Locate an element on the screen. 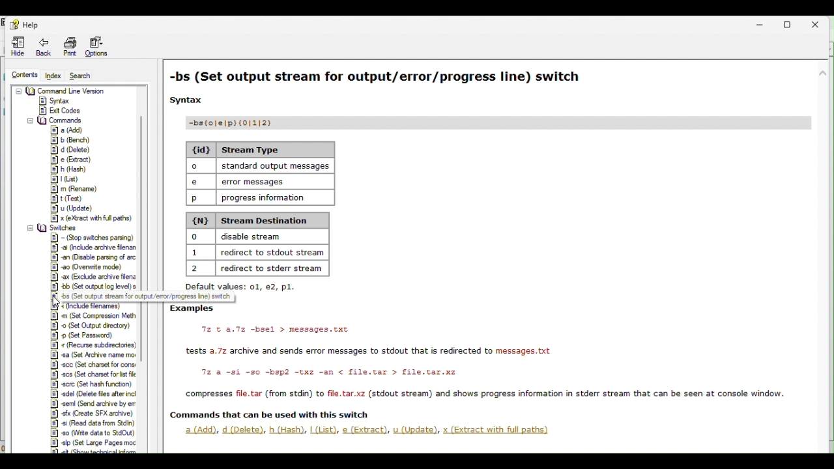 The height and width of the screenshot is (469, 834). collapse is located at coordinates (28, 228).